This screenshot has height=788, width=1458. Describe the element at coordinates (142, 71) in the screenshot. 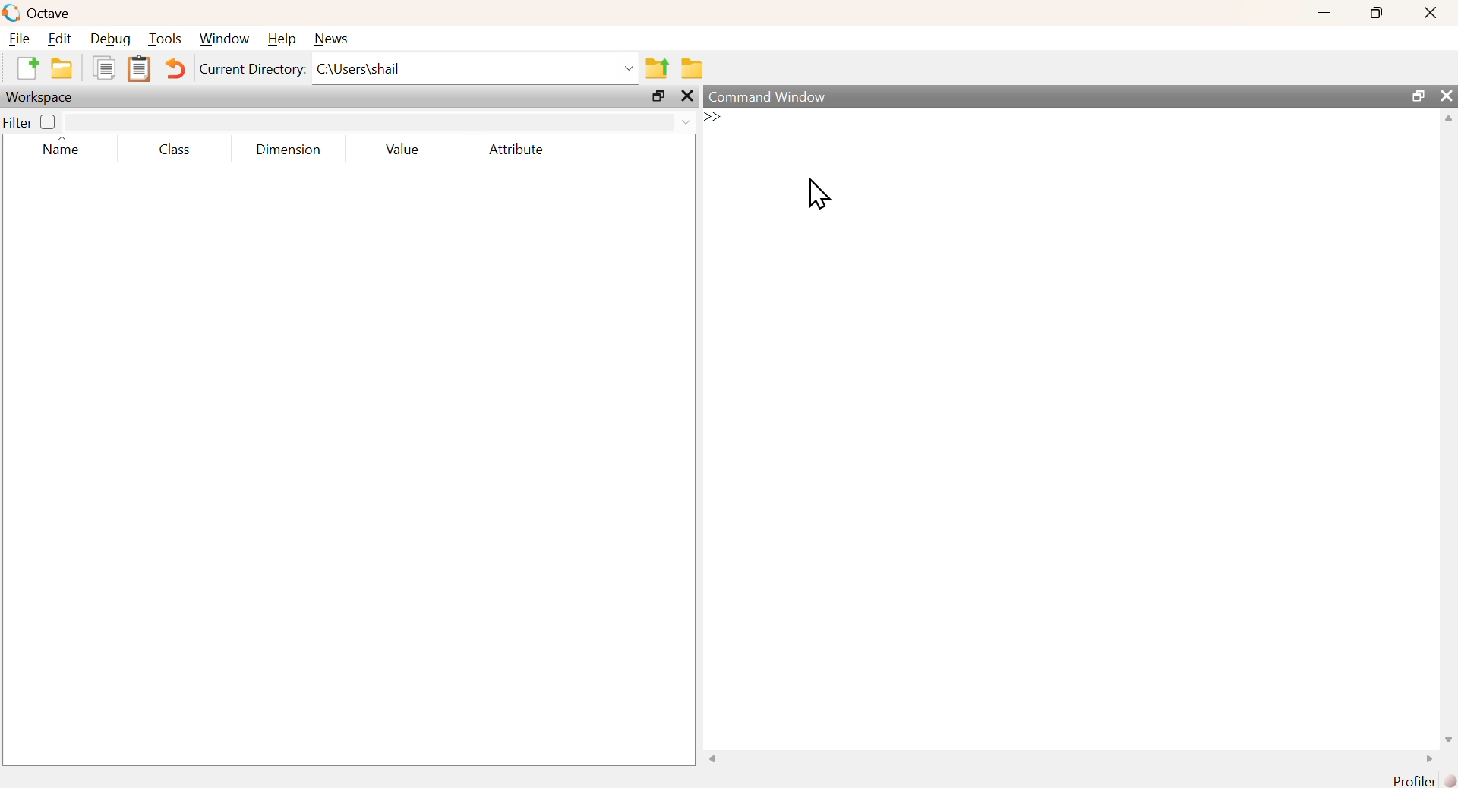

I see `paste` at that location.